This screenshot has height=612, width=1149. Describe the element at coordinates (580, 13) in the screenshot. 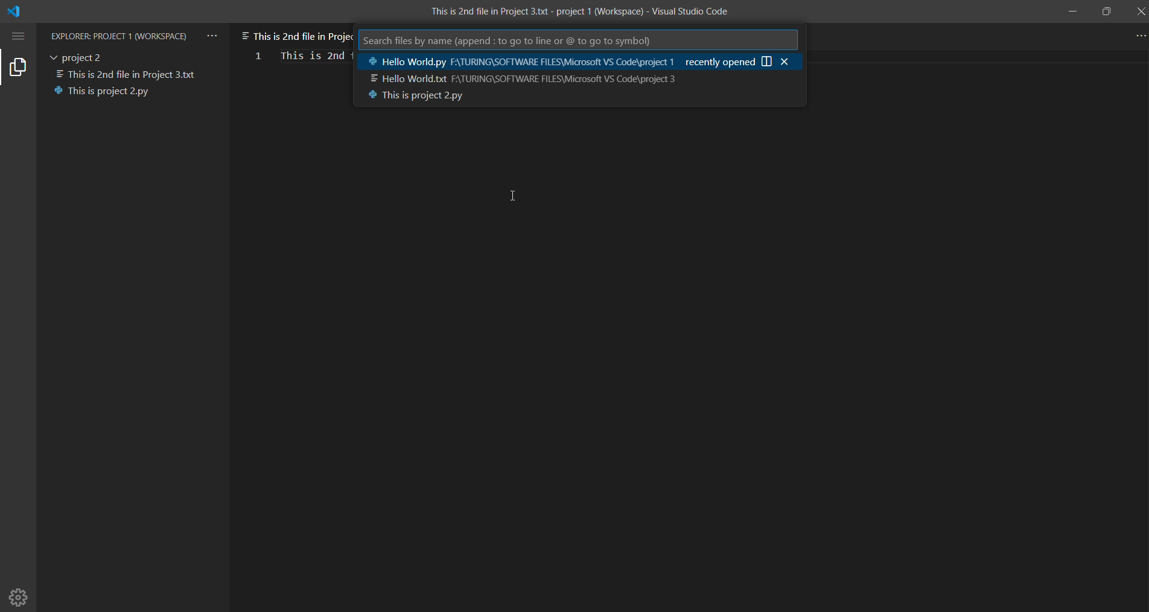

I see `This is 2nd file in Project 3.txt - project 1 (Workspace) - Visual Studio Code` at that location.